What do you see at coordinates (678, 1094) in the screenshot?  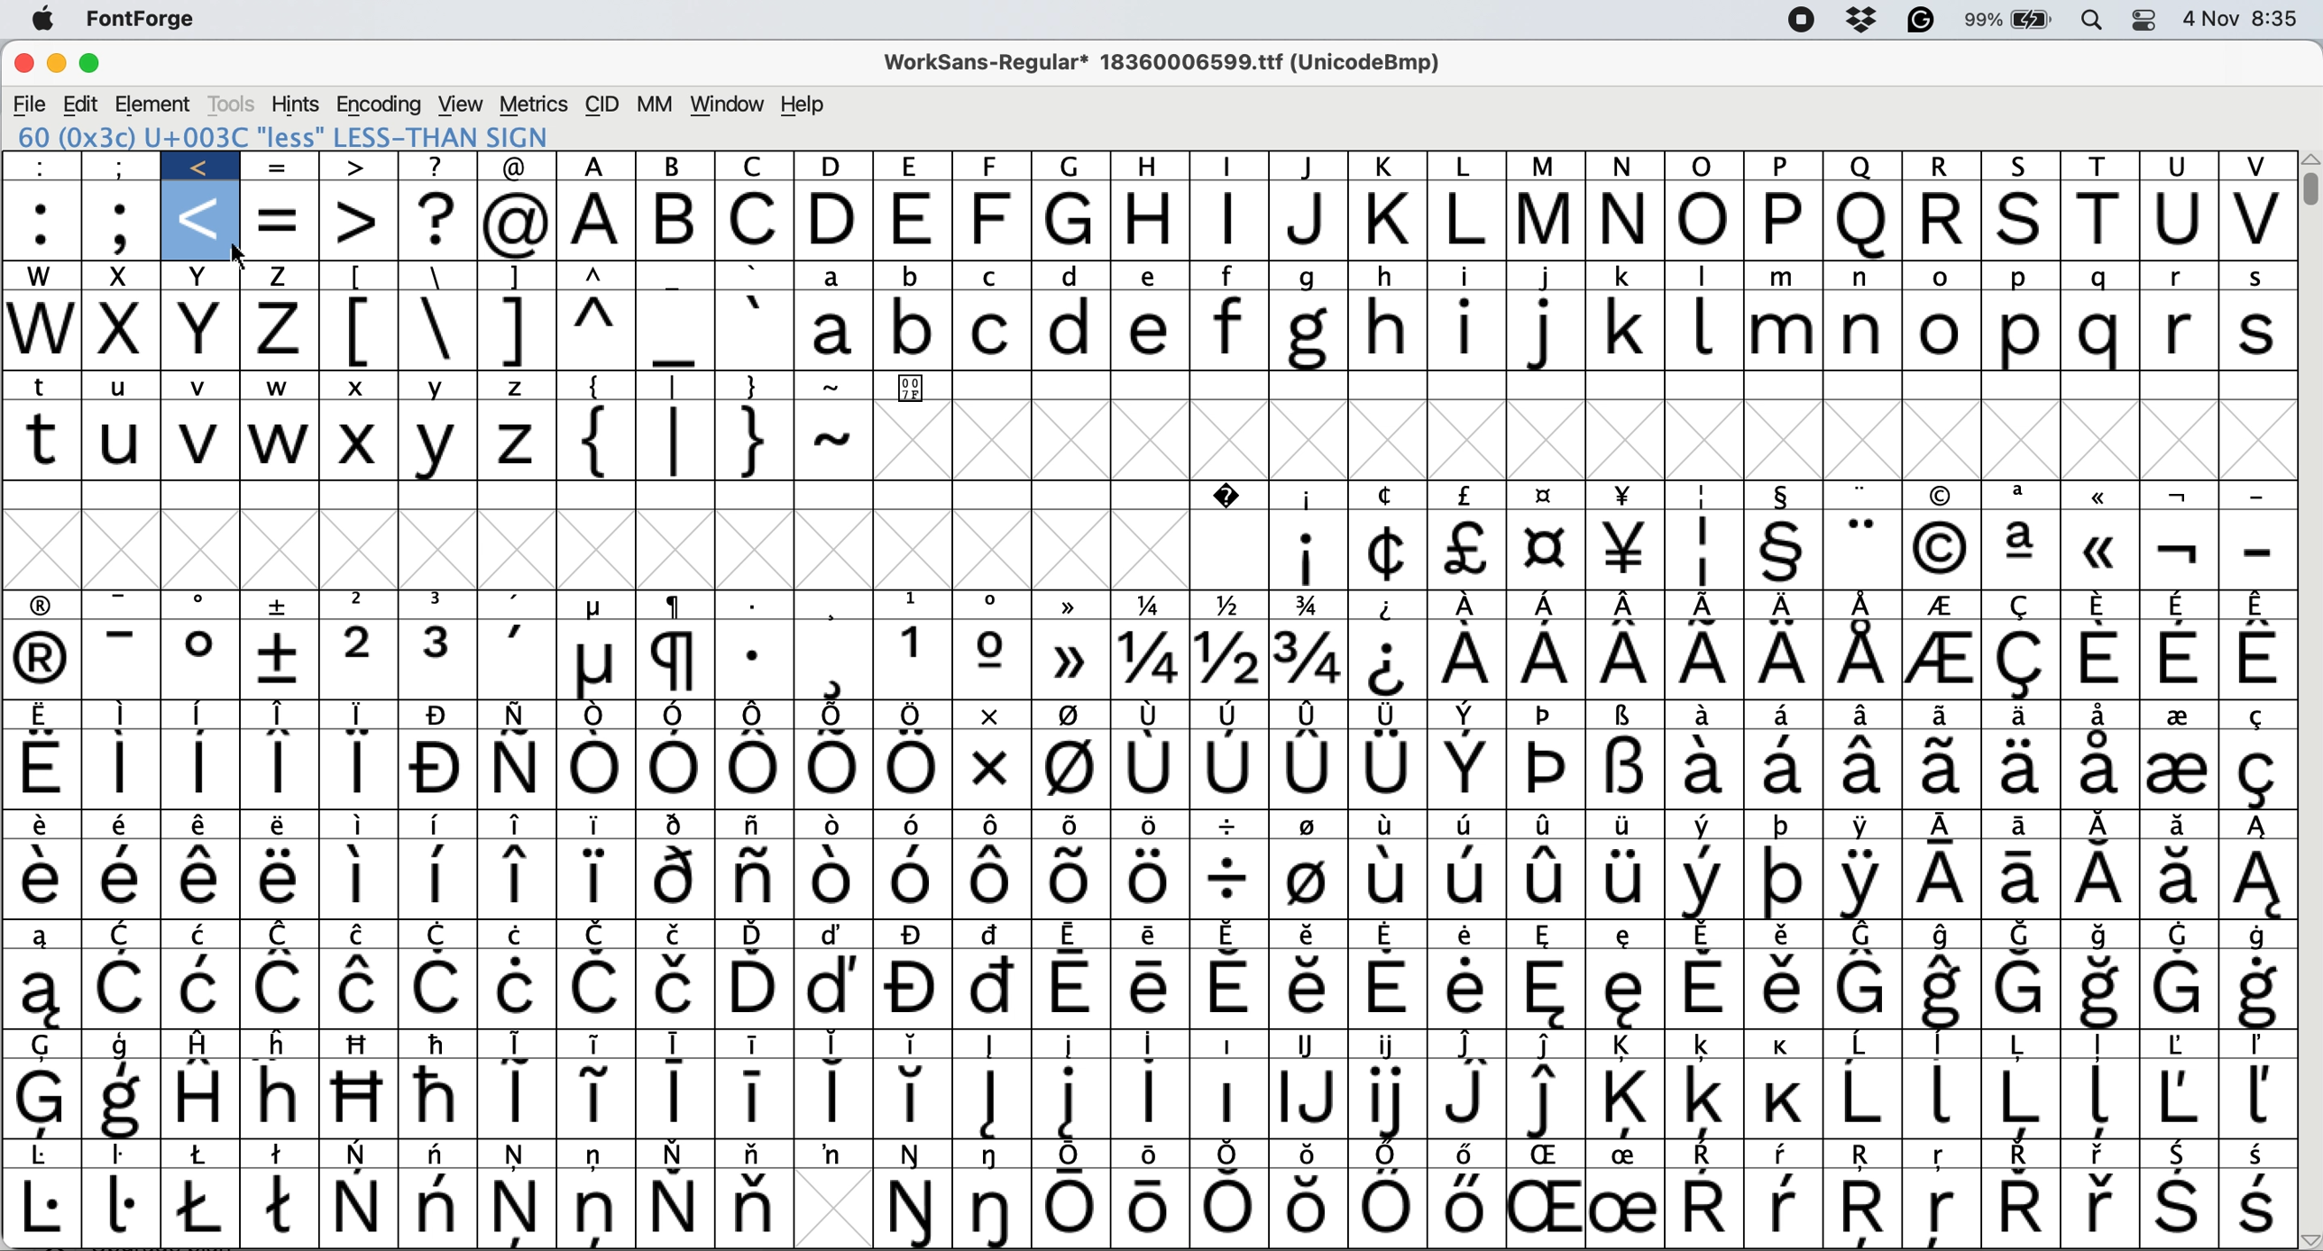 I see `Symbol` at bounding box center [678, 1094].